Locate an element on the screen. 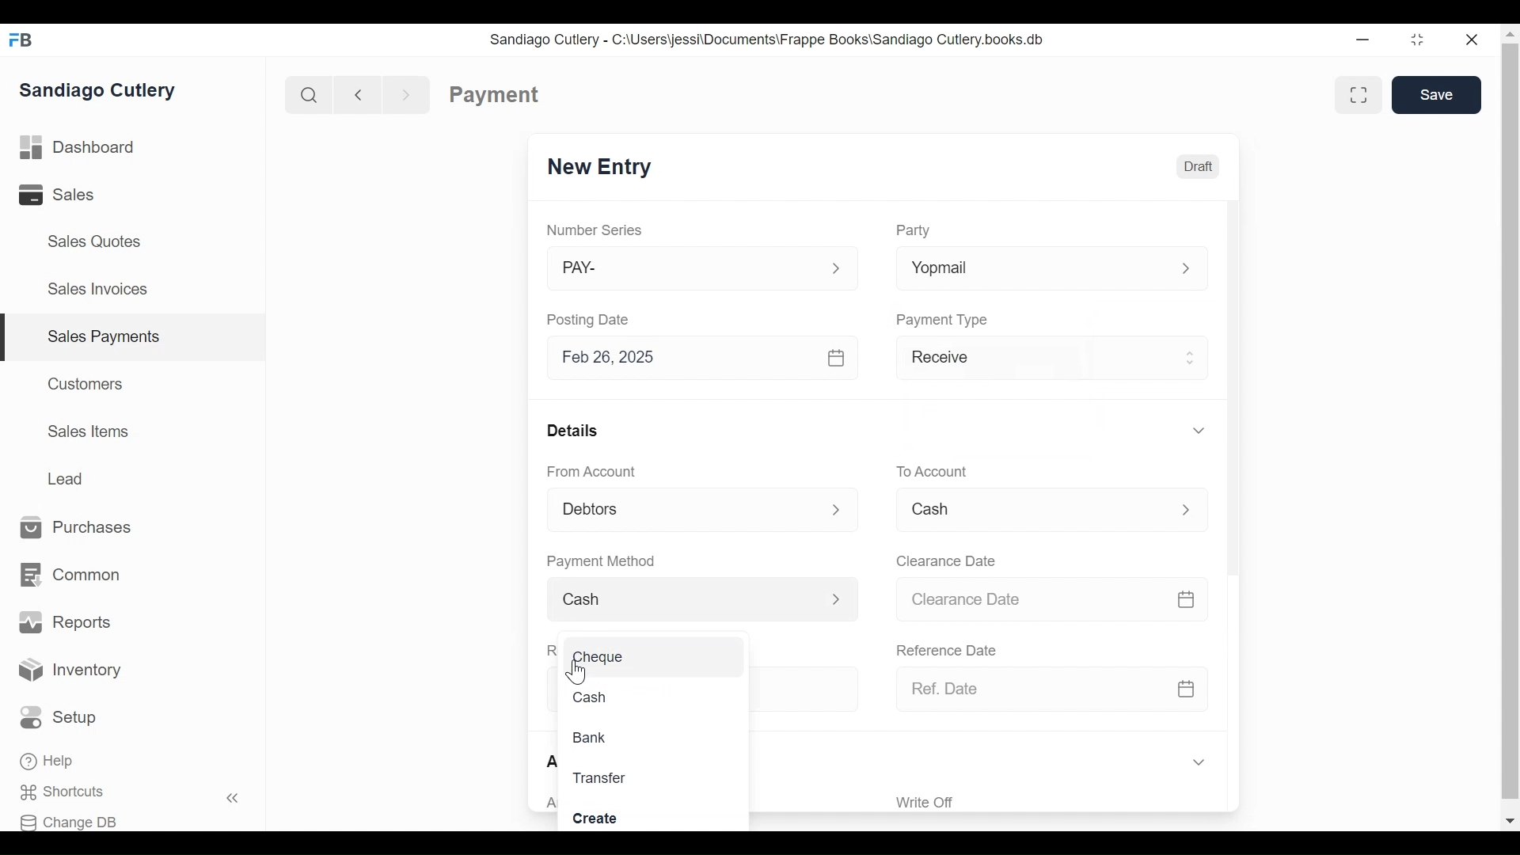  Posting Date is located at coordinates (594, 319).